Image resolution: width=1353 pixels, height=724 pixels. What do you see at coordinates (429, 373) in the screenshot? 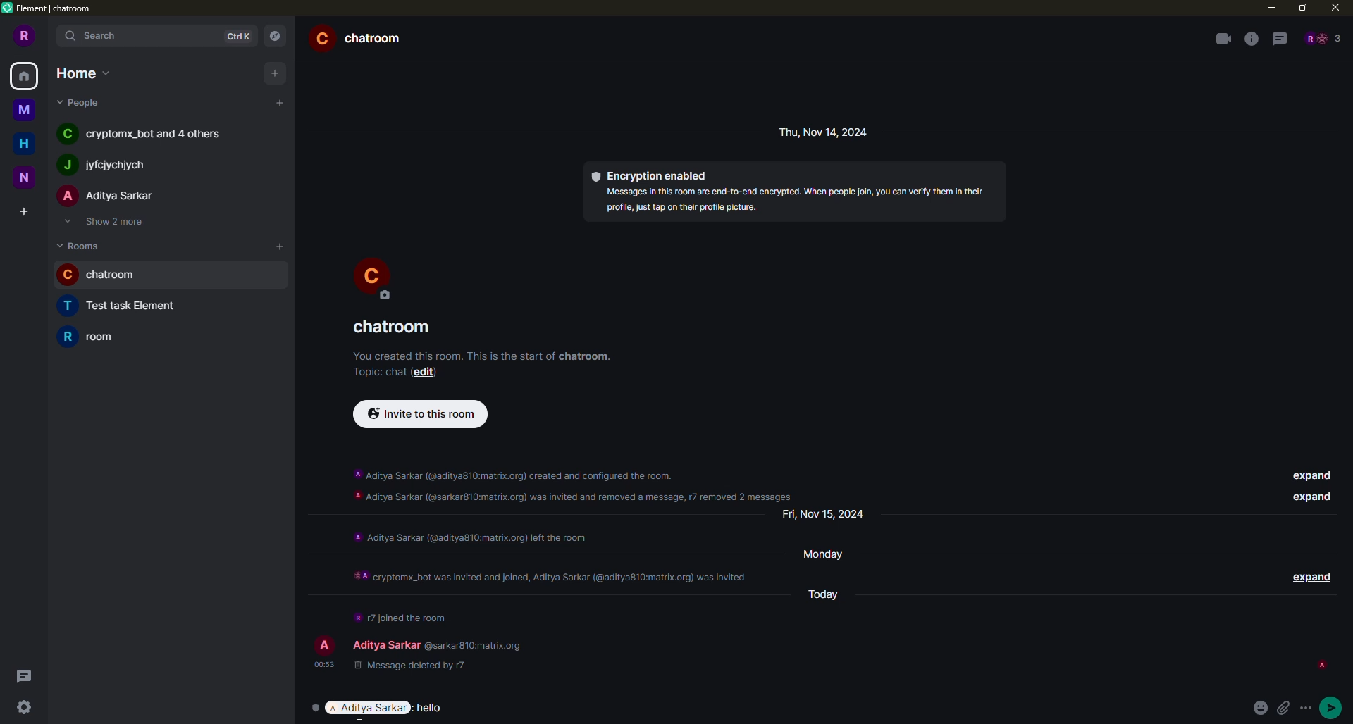
I see `edit` at bounding box center [429, 373].